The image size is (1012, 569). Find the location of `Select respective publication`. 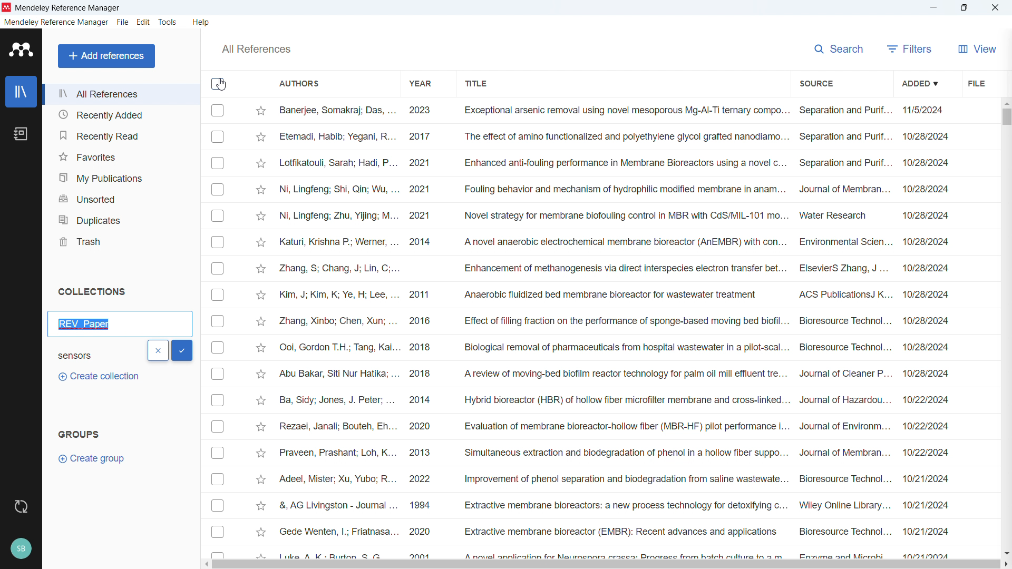

Select respective publication is located at coordinates (218, 190).